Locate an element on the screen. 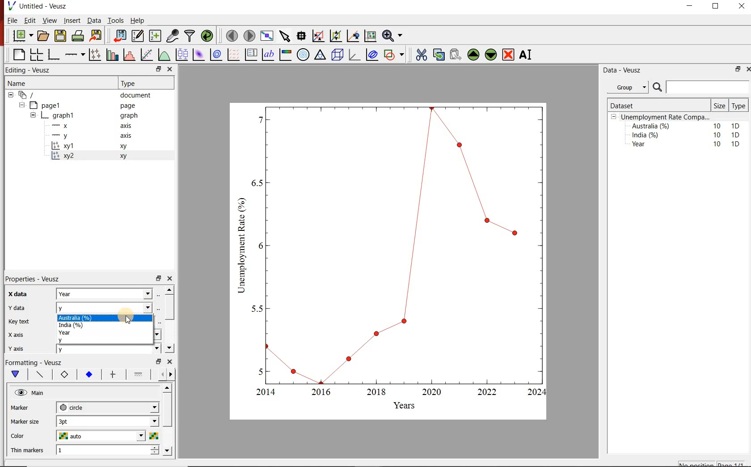 This screenshot has width=751, height=467. image color bar is located at coordinates (285, 55).